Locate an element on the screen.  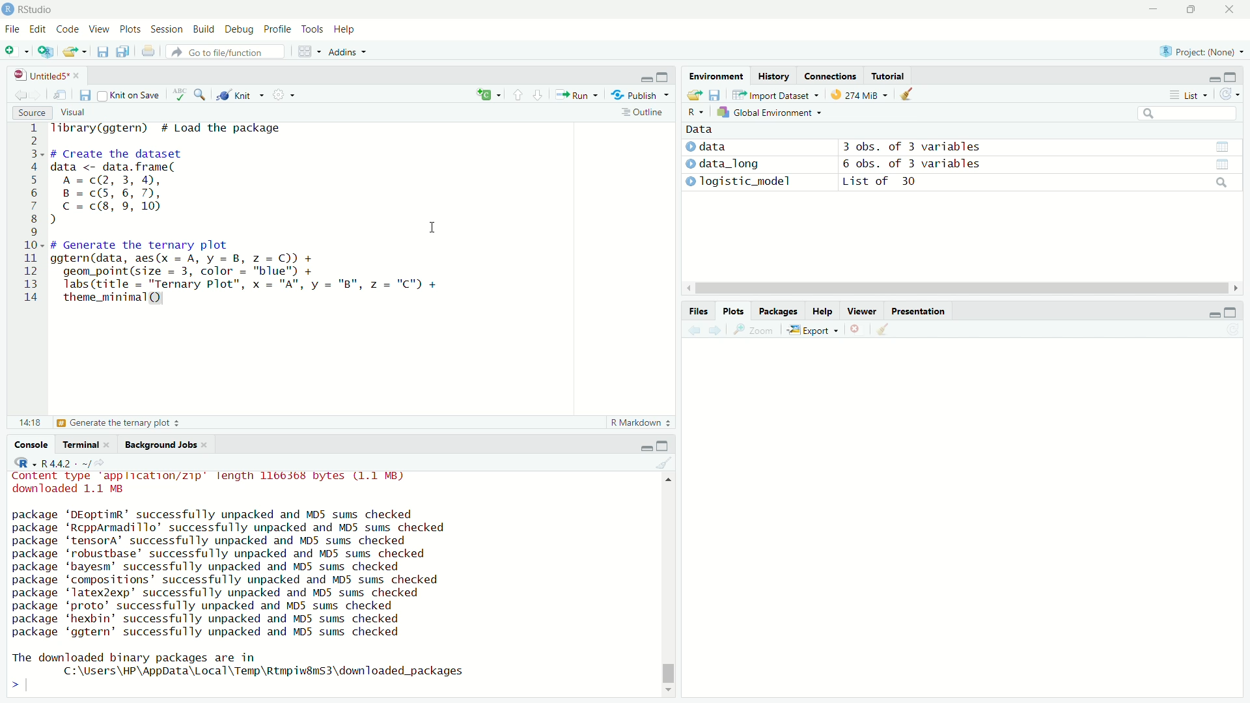
clear is located at coordinates (914, 96).